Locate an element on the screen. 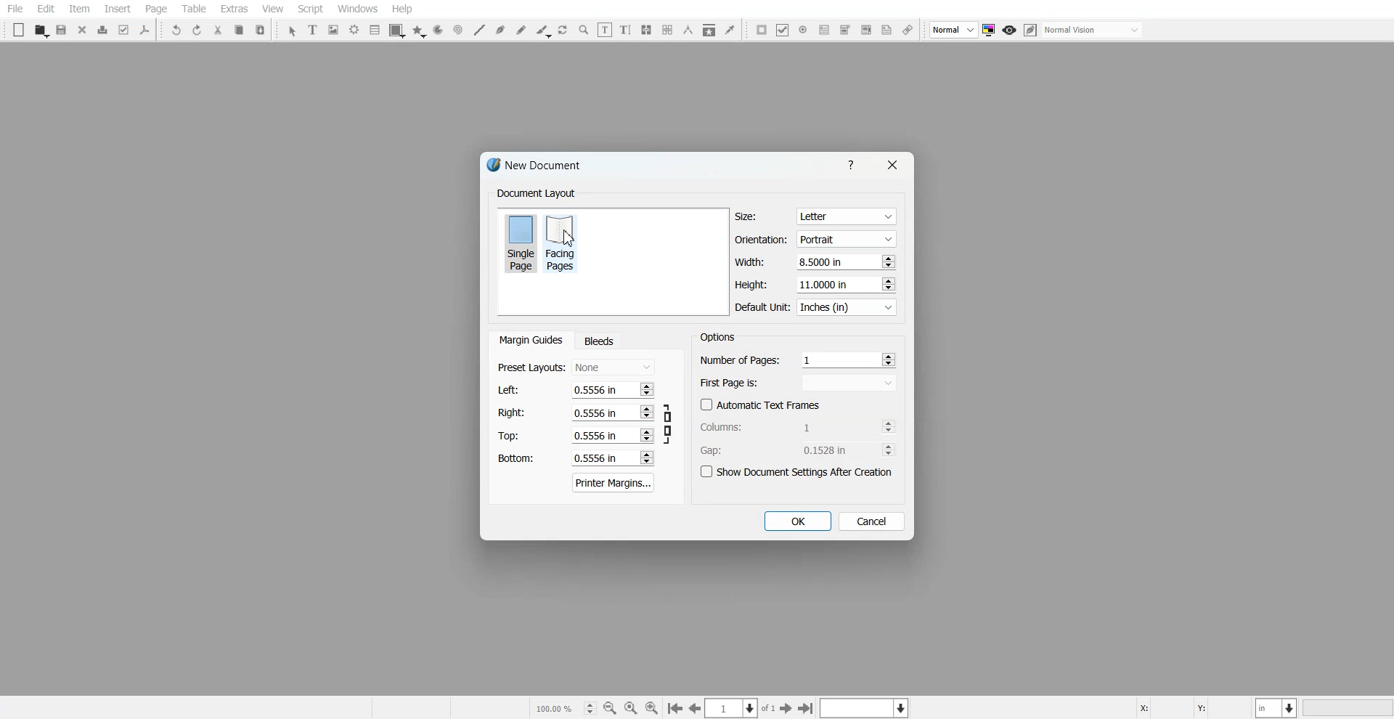 The width and height of the screenshot is (1394, 719). 1 is located at coordinates (810, 359).